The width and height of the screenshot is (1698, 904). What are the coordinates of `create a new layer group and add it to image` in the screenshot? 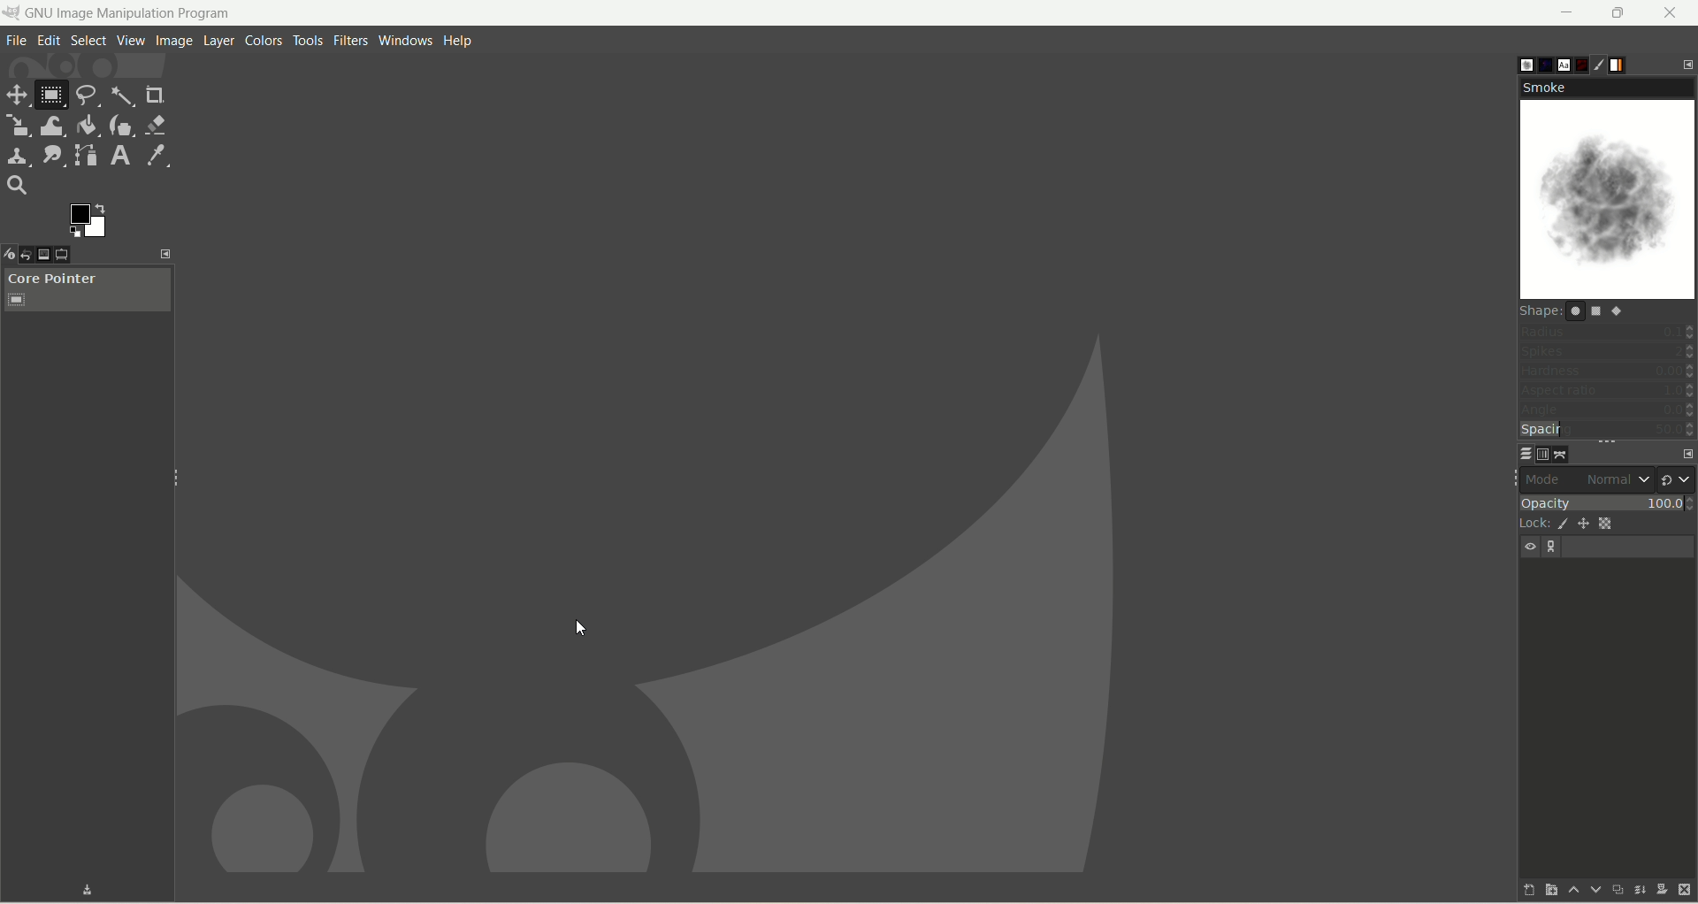 It's located at (1541, 891).